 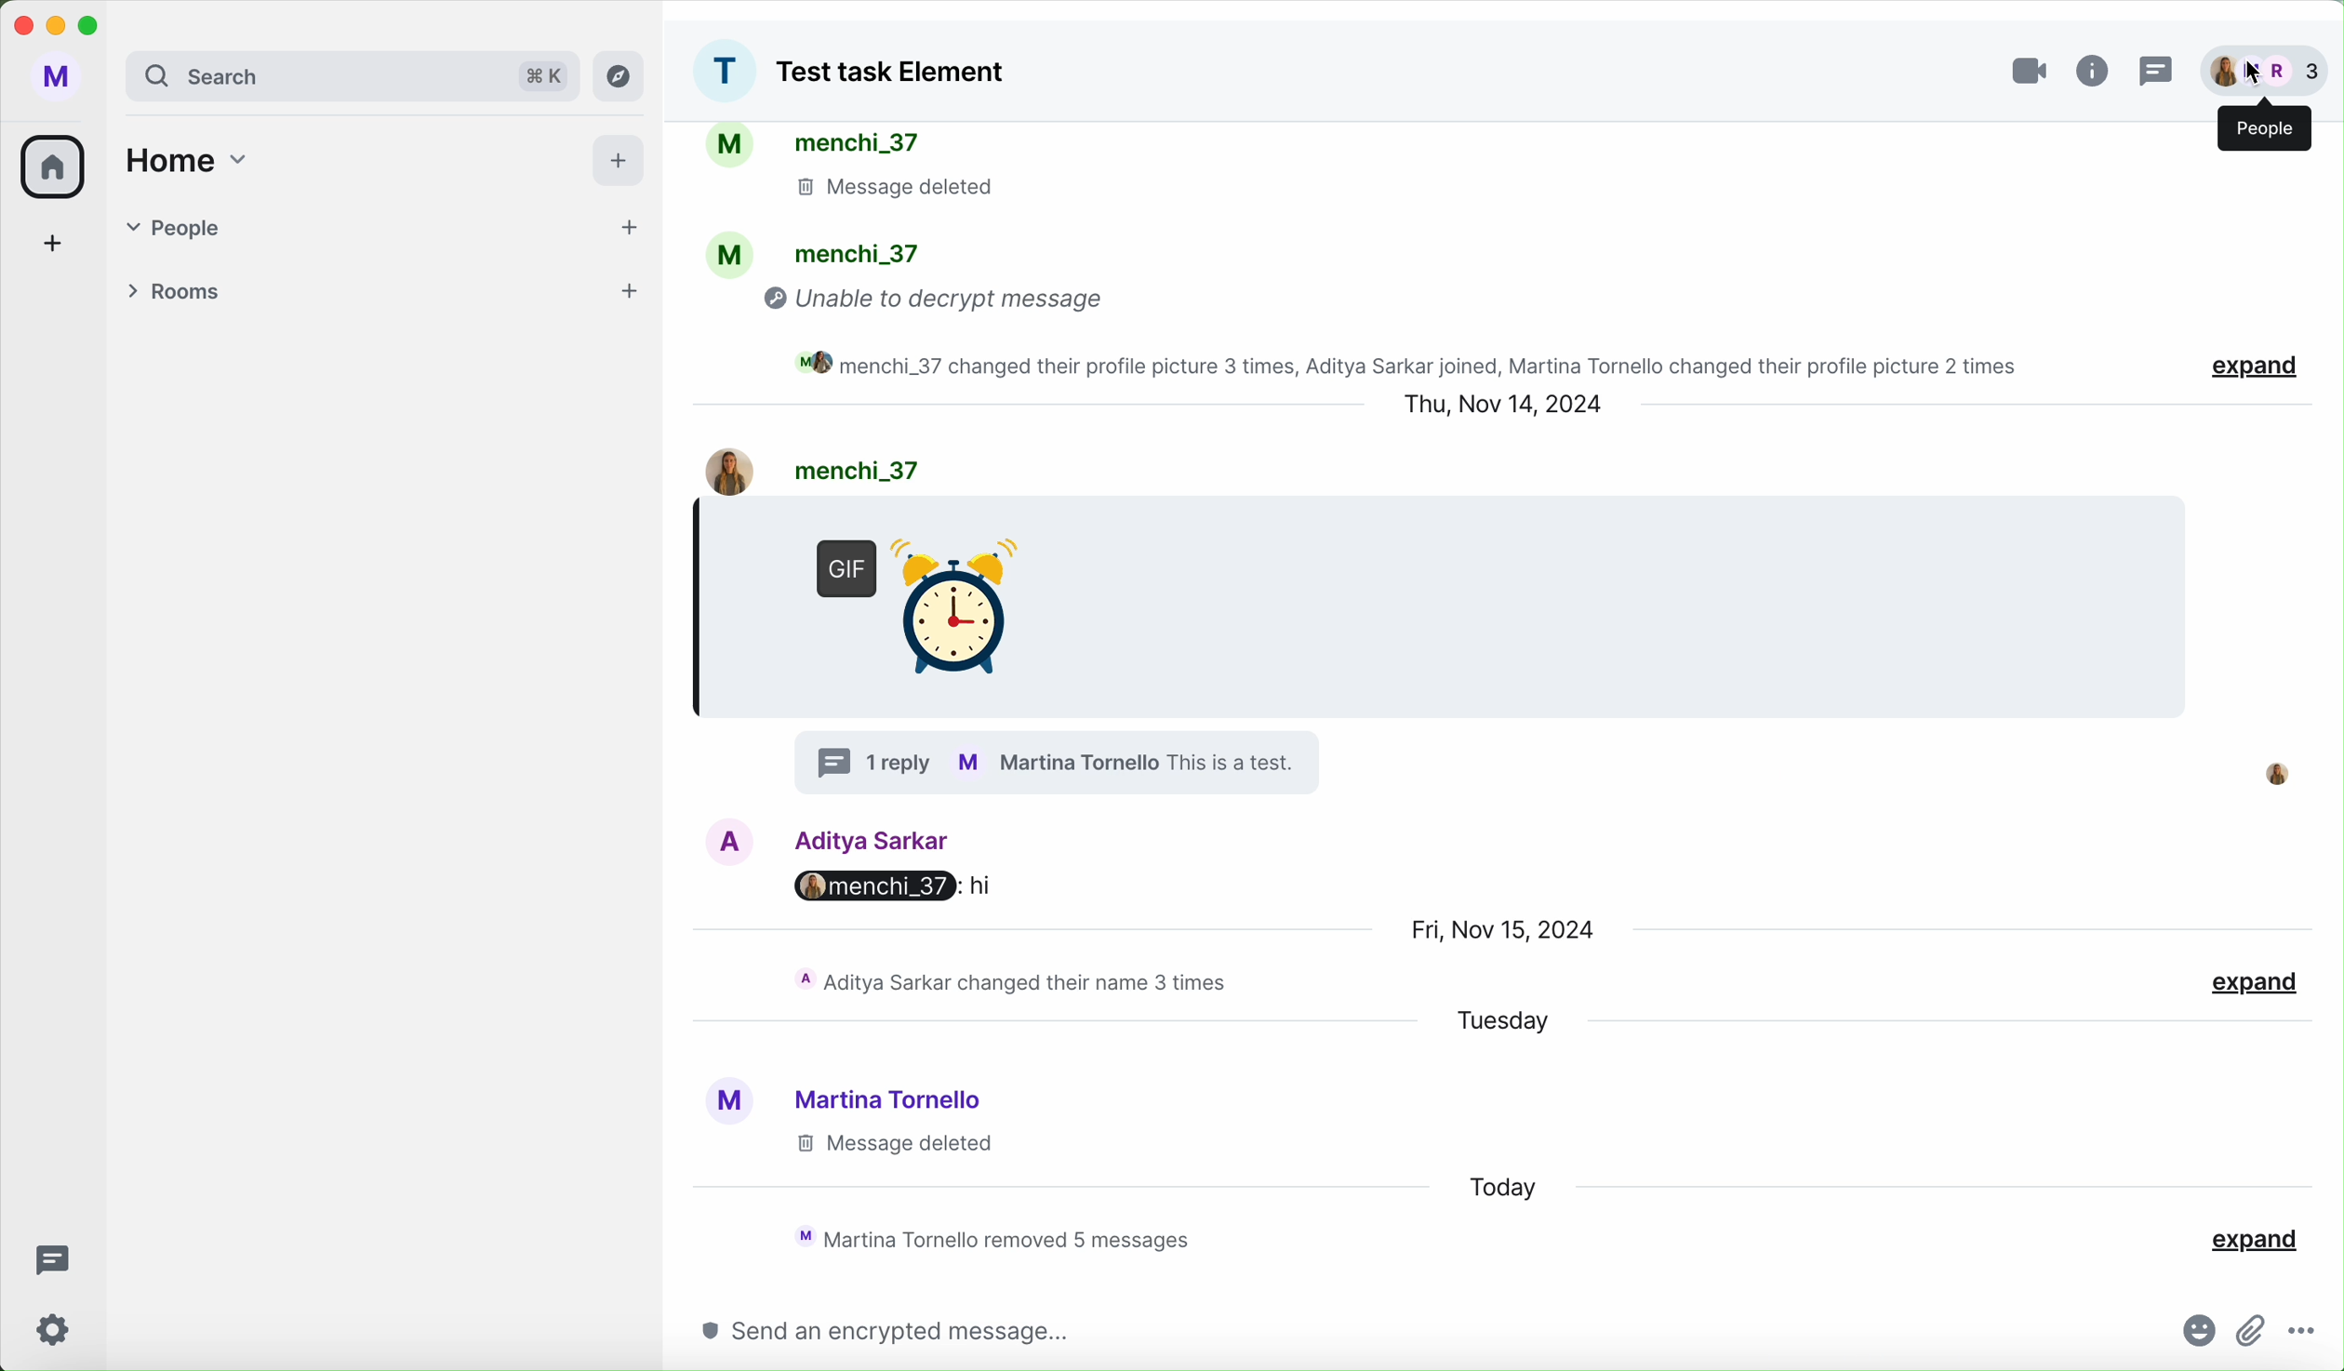 What do you see at coordinates (713, 469) in the screenshot?
I see `image profile` at bounding box center [713, 469].